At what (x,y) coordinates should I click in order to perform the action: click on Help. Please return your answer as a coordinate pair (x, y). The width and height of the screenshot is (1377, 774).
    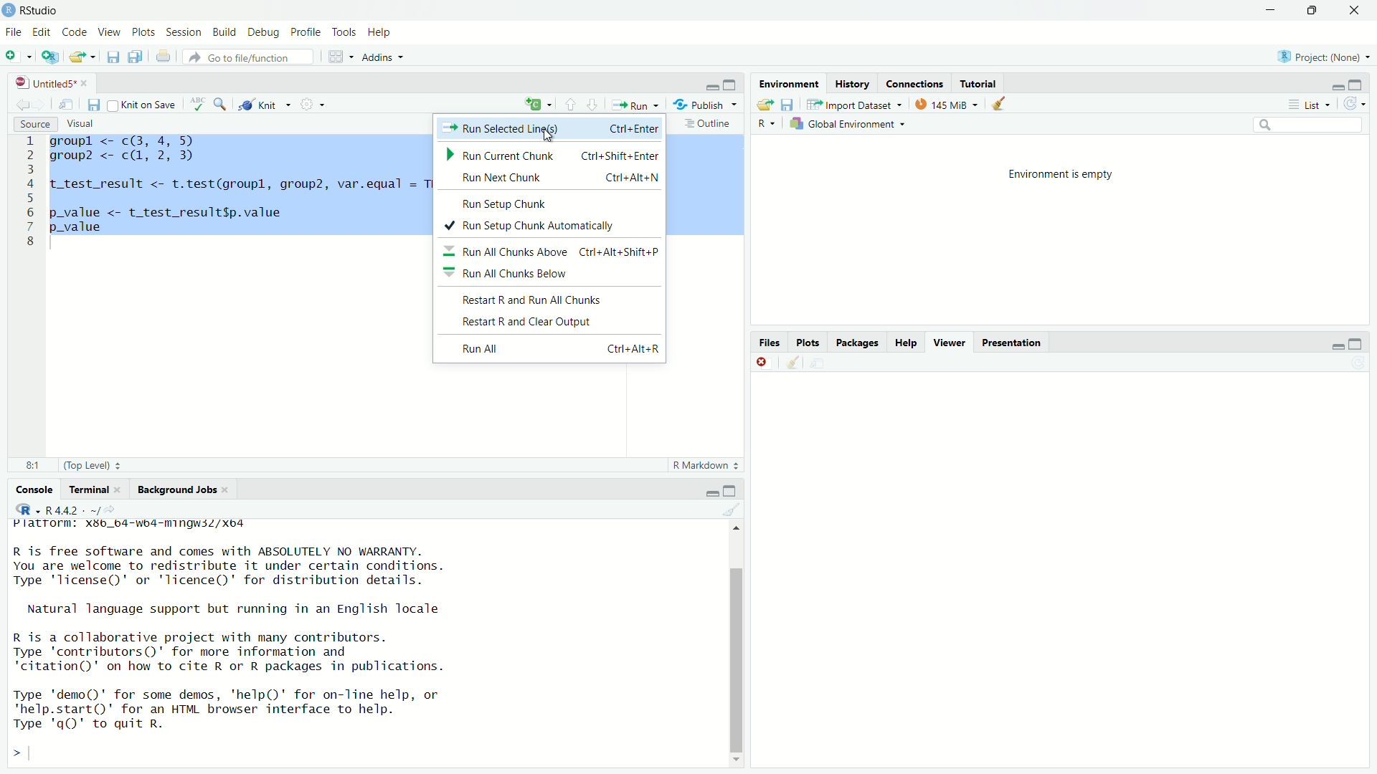
    Looking at the image, I should click on (906, 343).